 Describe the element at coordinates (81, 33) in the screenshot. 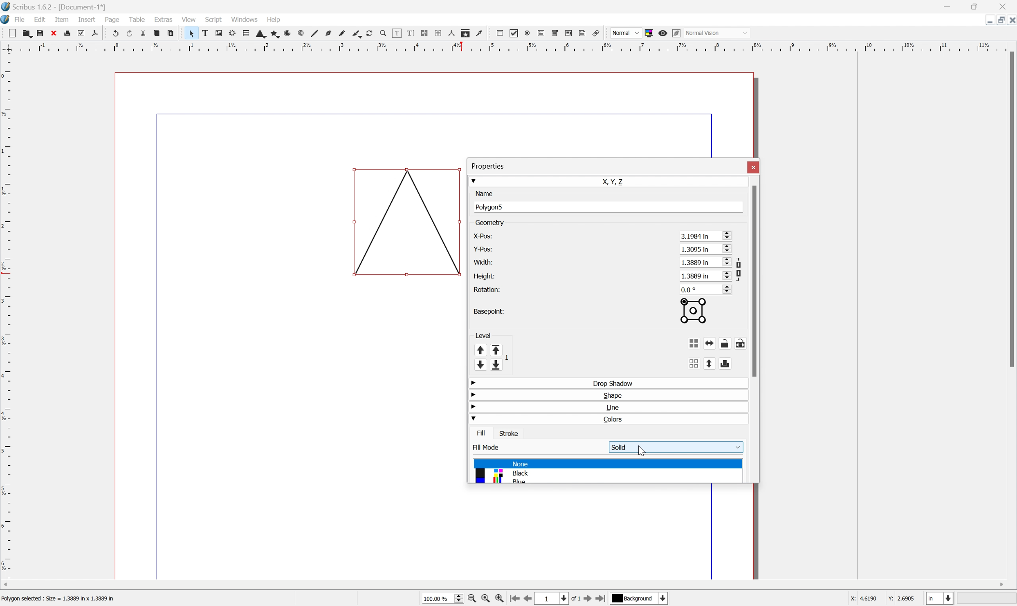

I see `Preflight verifier` at that location.